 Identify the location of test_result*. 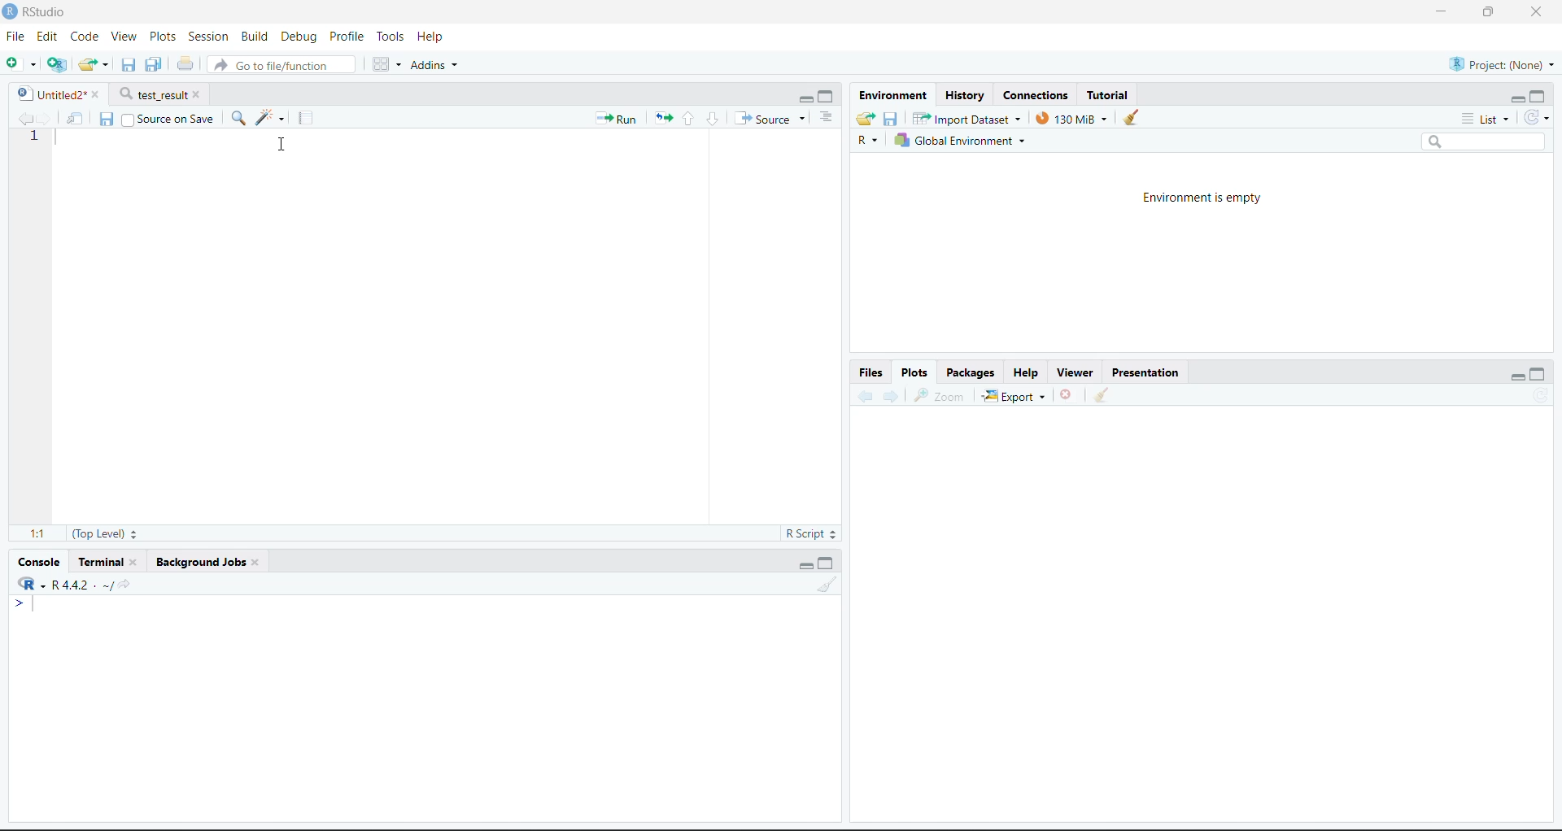
(163, 94).